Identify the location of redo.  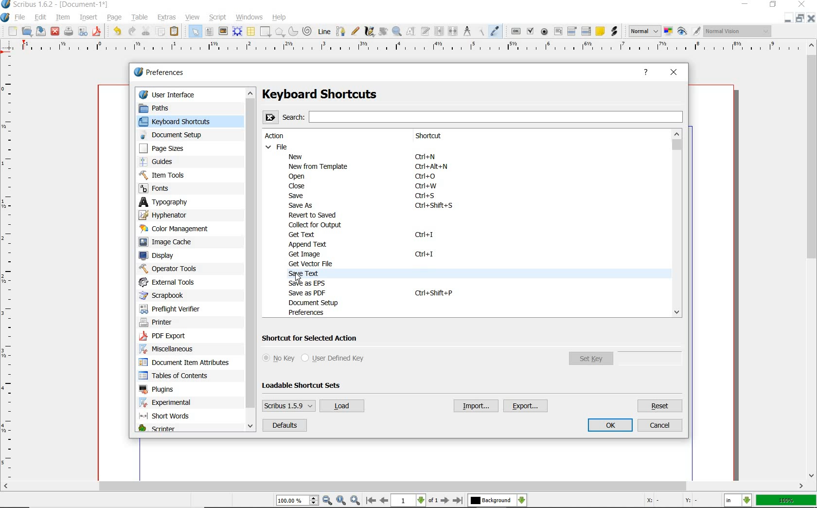
(132, 31).